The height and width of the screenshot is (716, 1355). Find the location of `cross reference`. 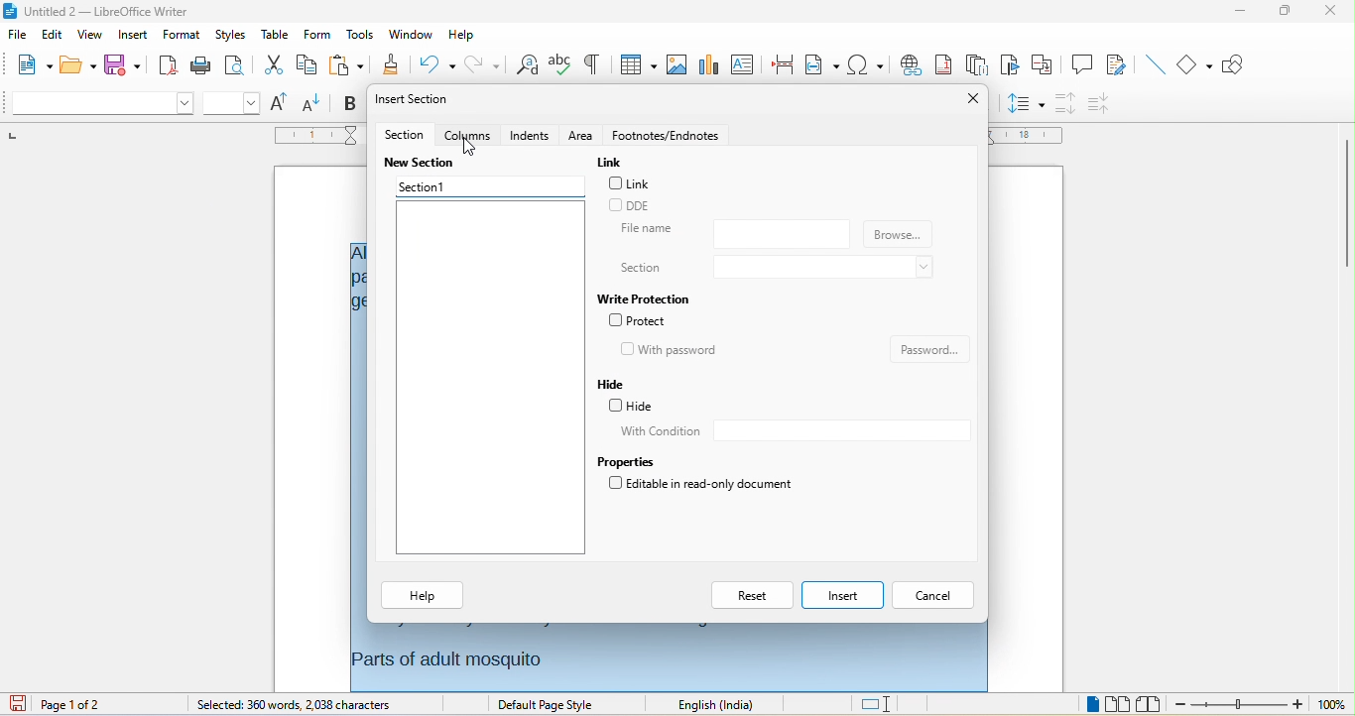

cross reference is located at coordinates (1043, 64).